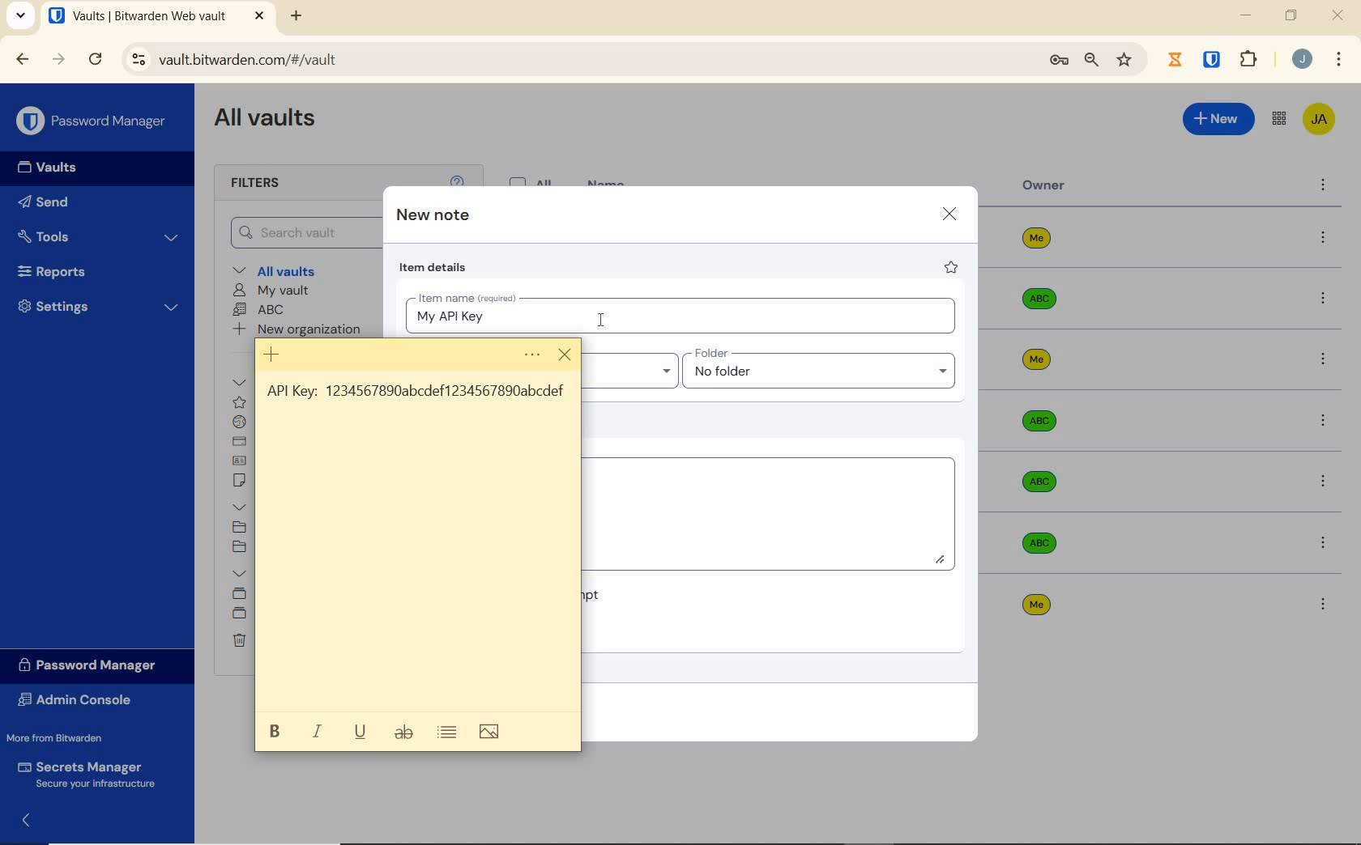  I want to click on CLOSE, so click(1339, 19).